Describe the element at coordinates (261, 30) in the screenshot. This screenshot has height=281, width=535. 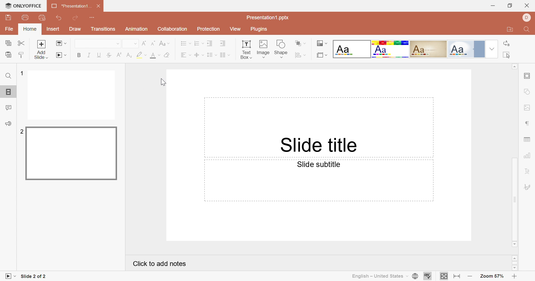
I see `Plugins` at that location.